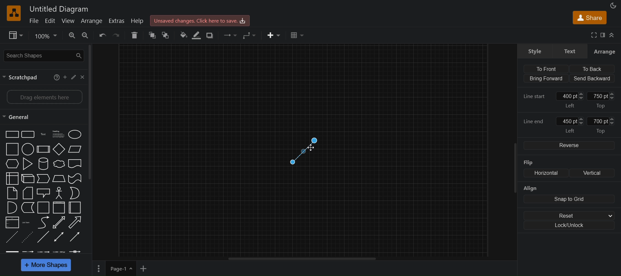 This screenshot has width=621, height=276. Describe the element at coordinates (251, 36) in the screenshot. I see `waypoints` at that location.